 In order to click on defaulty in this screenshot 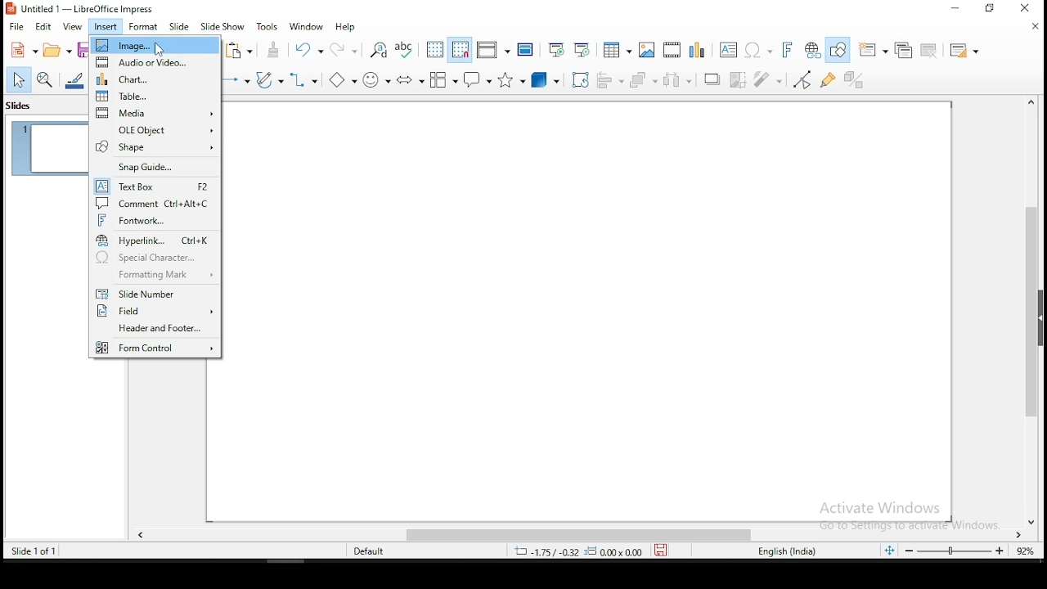, I will do `click(357, 550)`.